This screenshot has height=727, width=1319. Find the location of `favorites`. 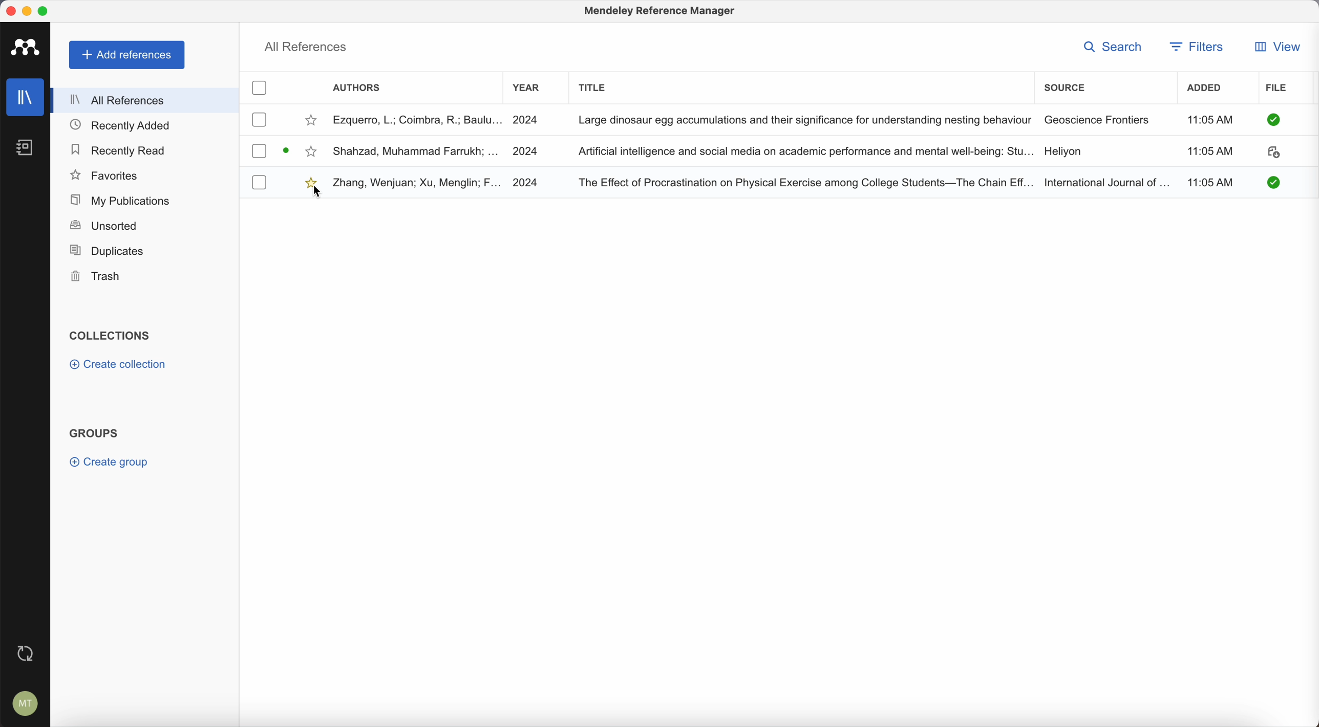

favorites is located at coordinates (105, 174).